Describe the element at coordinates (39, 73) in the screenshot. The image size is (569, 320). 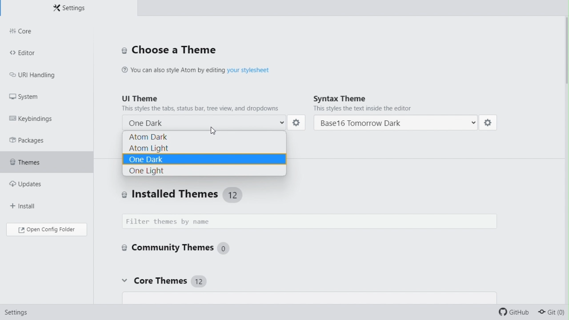
I see `URL handling` at that location.